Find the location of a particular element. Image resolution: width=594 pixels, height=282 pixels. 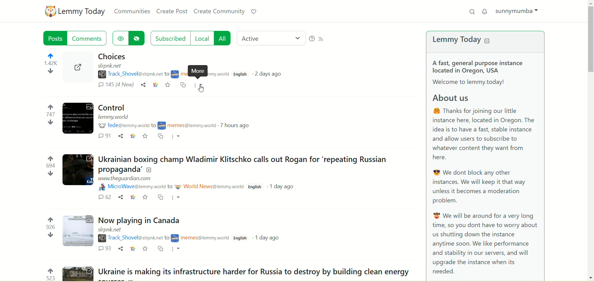

username is located at coordinates (133, 74).